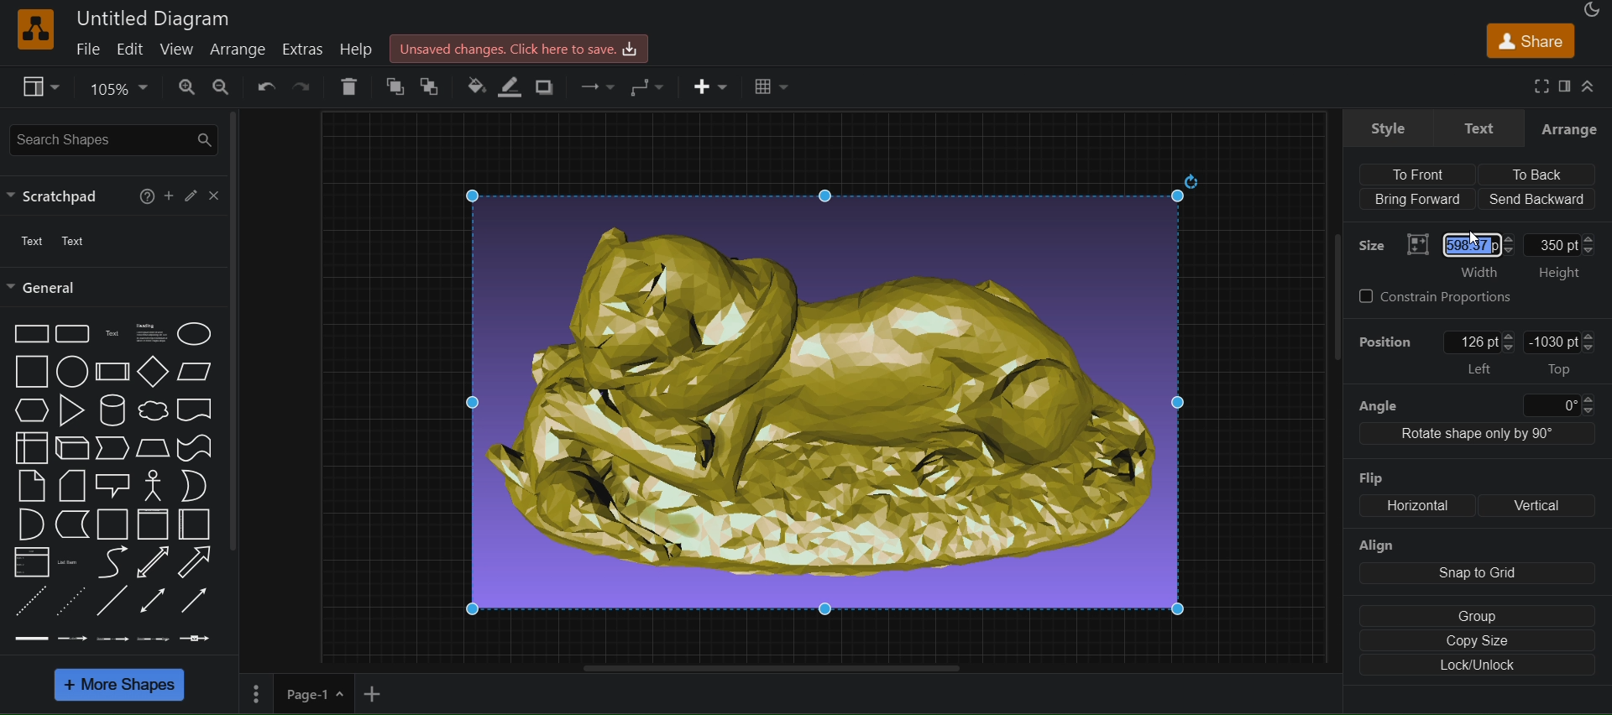 The image size is (1612, 715). Describe the element at coordinates (519, 47) in the screenshot. I see `Unsaved changes.Click here to save.` at that location.